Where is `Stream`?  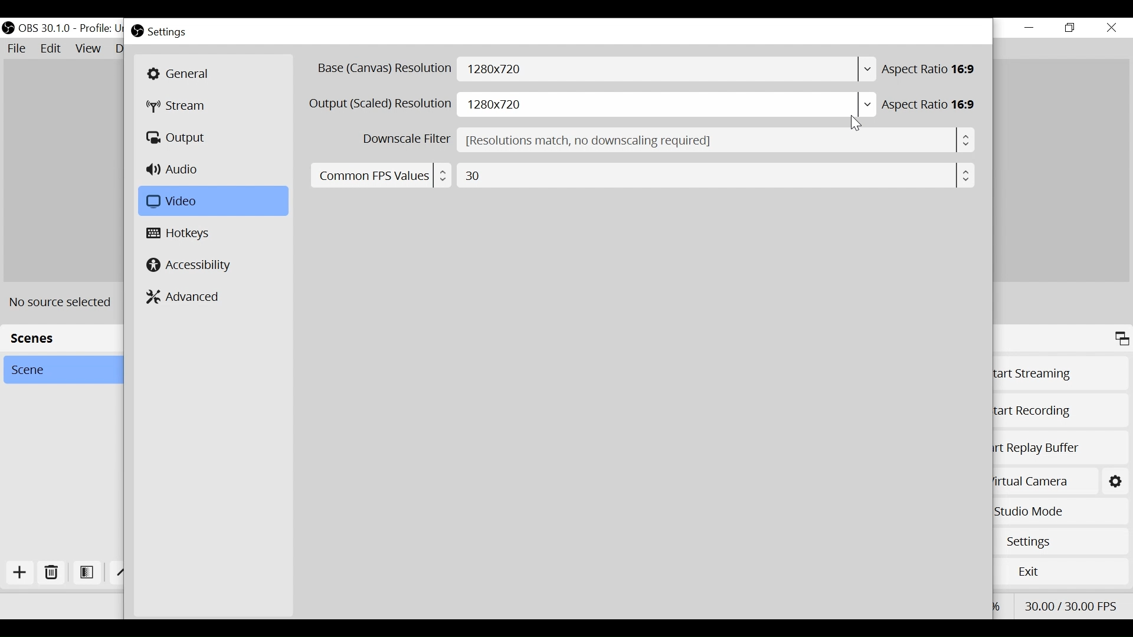
Stream is located at coordinates (182, 107).